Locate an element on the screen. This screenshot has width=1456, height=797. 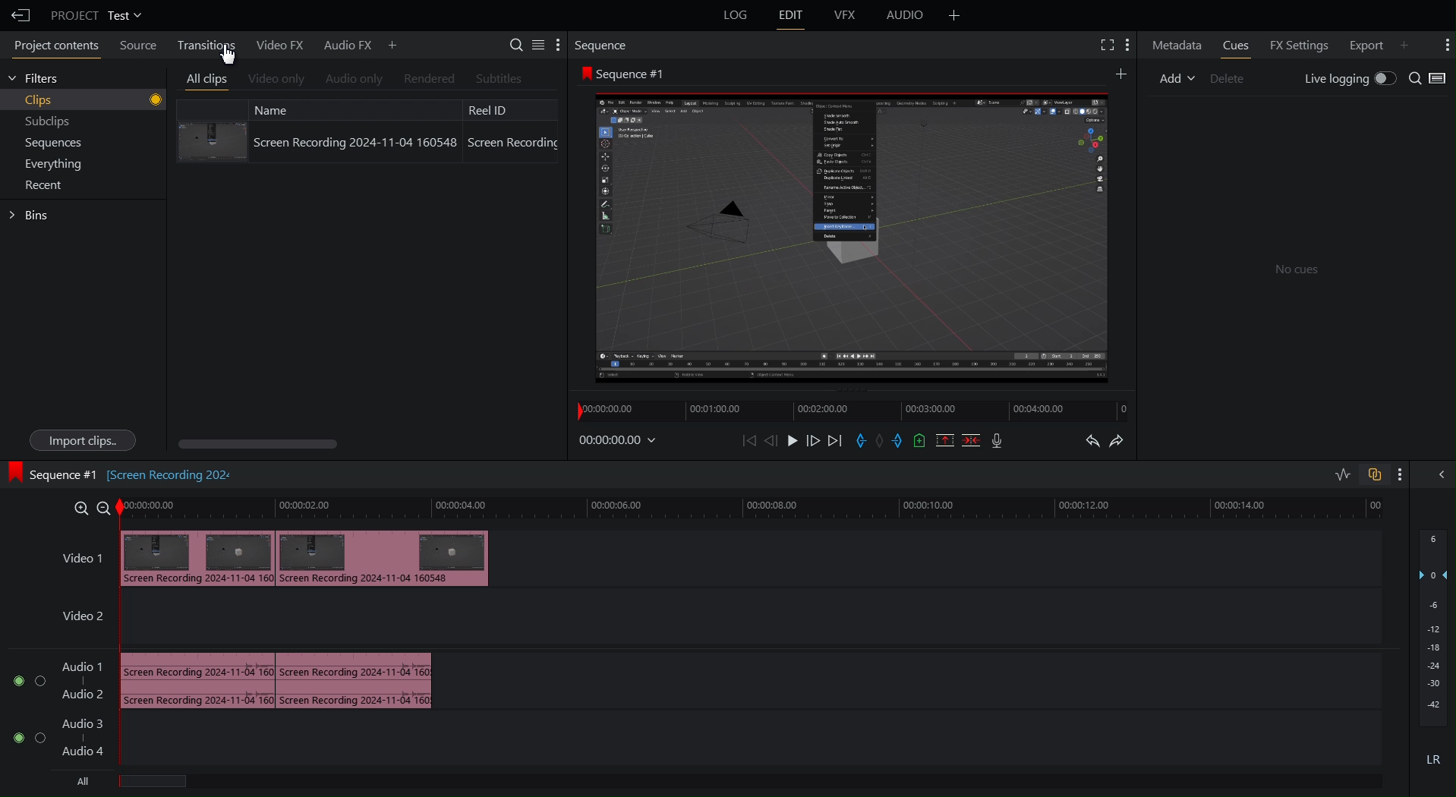
Clips is located at coordinates (84, 102).